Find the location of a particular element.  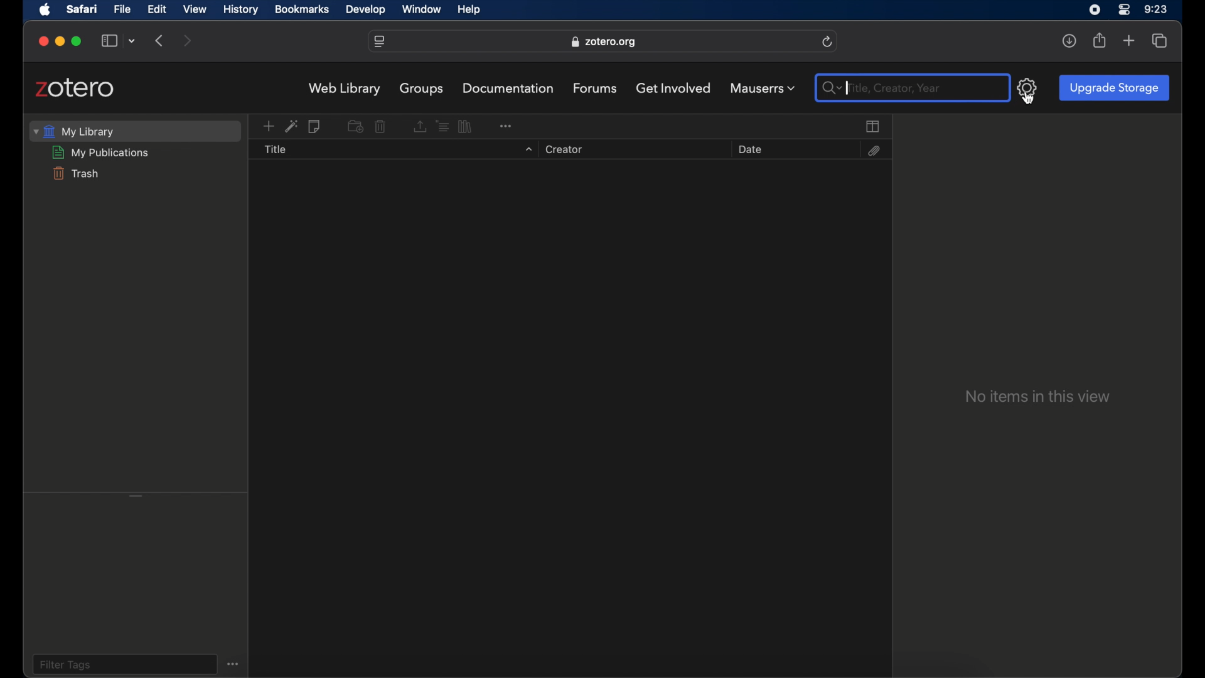

time is located at coordinates (1156, 9).